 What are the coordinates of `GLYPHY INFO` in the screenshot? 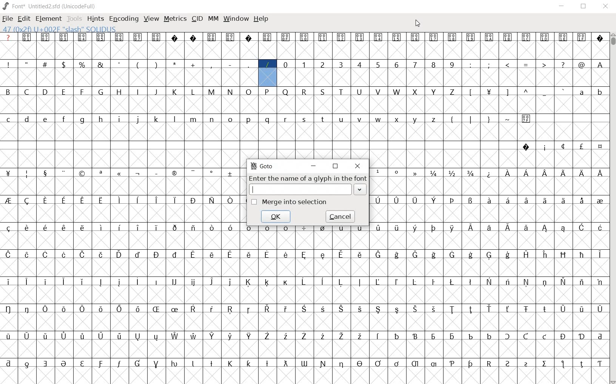 It's located at (63, 29).